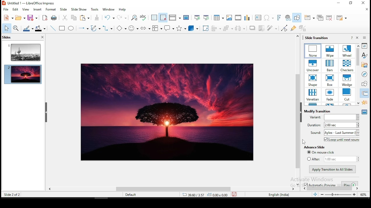 The image size is (371, 208). Describe the element at coordinates (238, 17) in the screenshot. I see `insert audio and video` at that location.